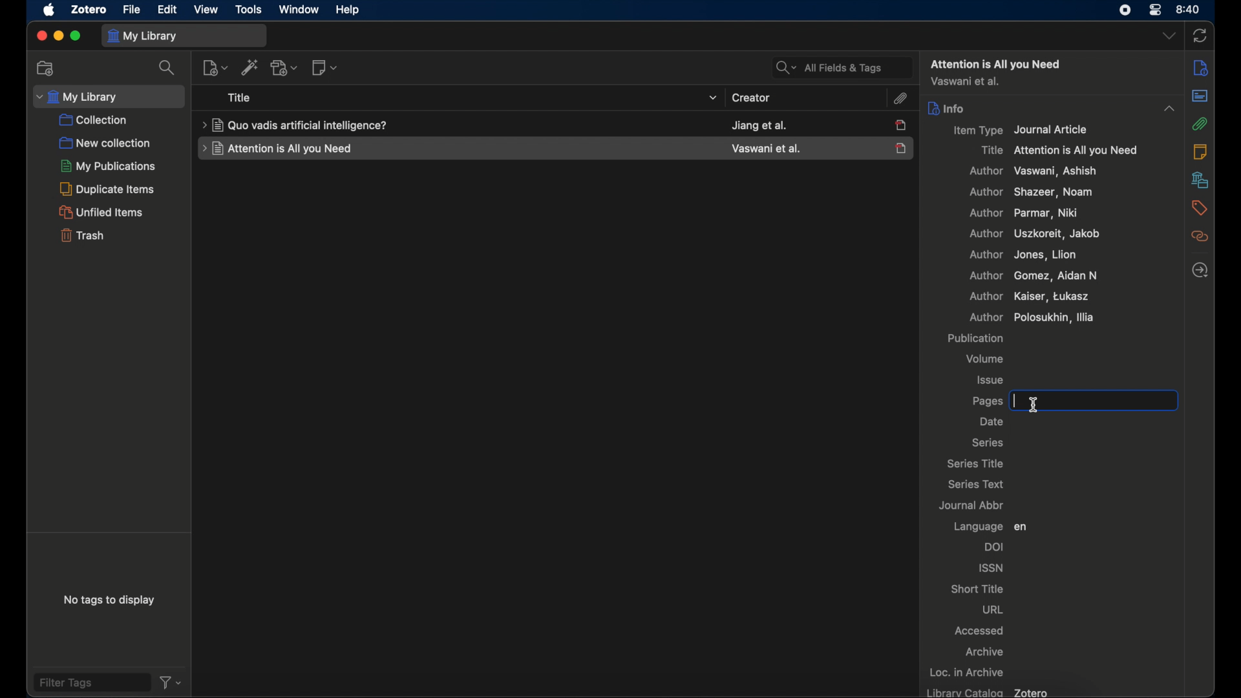 The height and width of the screenshot is (698, 1241). What do you see at coordinates (277, 149) in the screenshot?
I see `title` at bounding box center [277, 149].